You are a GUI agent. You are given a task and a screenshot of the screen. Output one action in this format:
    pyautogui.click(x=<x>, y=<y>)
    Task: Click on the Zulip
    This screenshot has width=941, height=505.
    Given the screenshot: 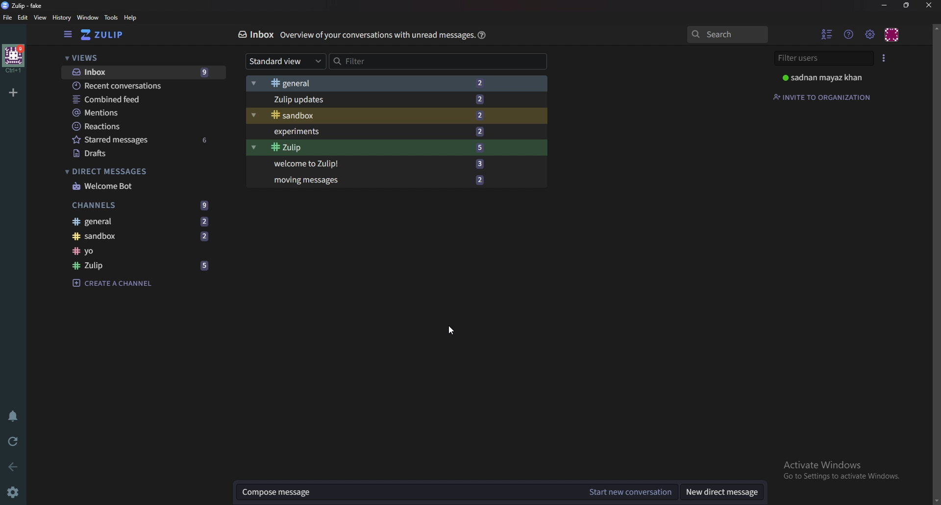 What is the action you would take?
    pyautogui.click(x=381, y=148)
    